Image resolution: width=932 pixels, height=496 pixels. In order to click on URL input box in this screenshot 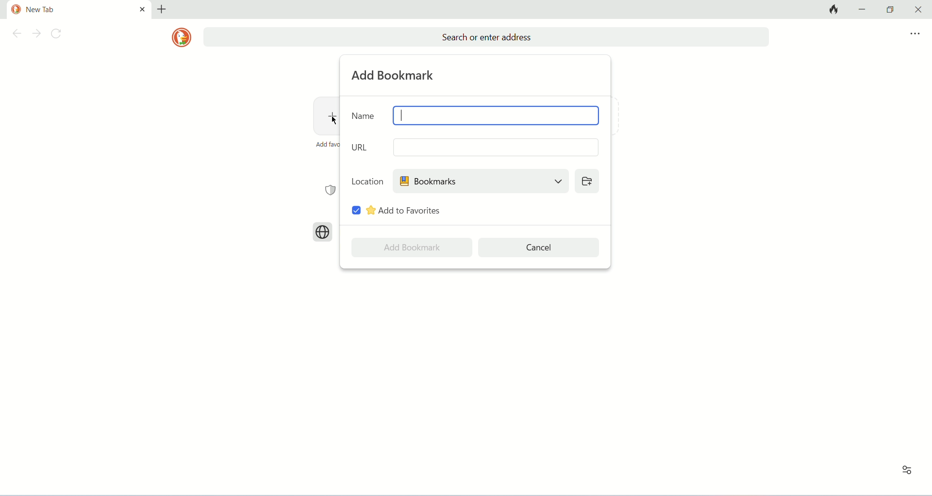, I will do `click(495, 147)`.